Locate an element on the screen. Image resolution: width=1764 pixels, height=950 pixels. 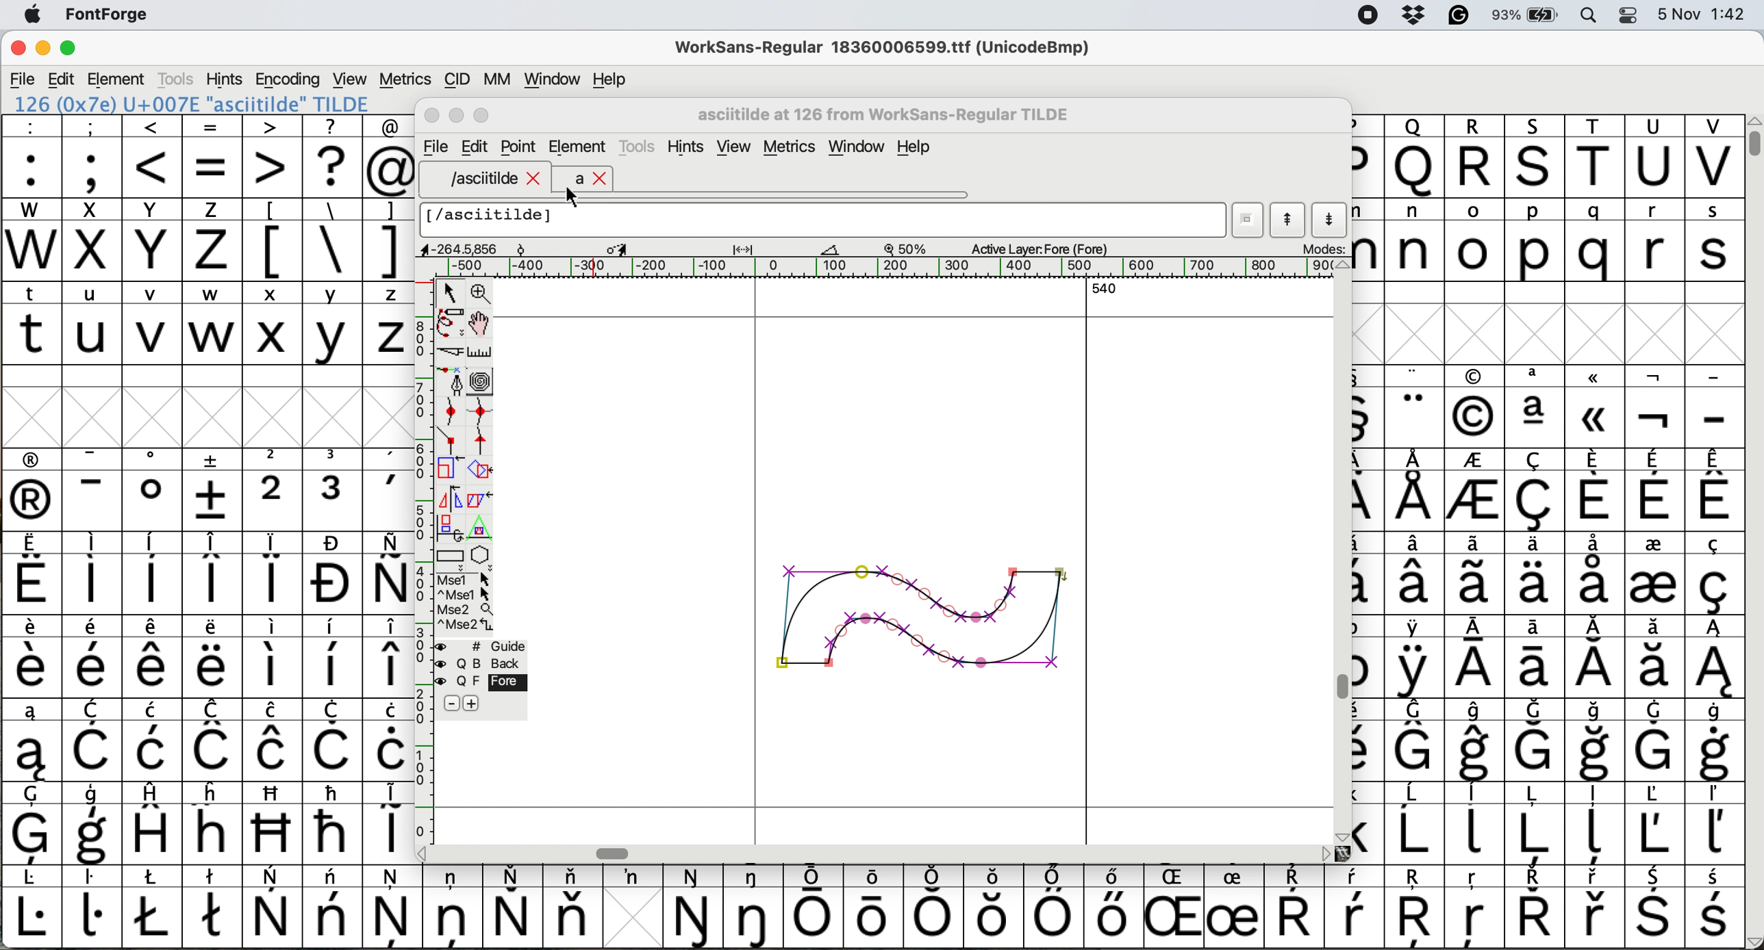
symbol is located at coordinates (214, 905).